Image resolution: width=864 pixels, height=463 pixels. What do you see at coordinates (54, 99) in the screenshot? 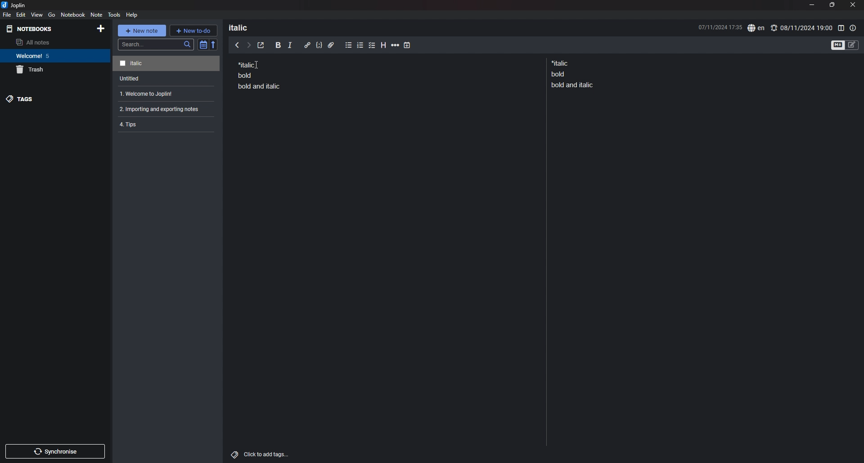
I see `tags` at bounding box center [54, 99].